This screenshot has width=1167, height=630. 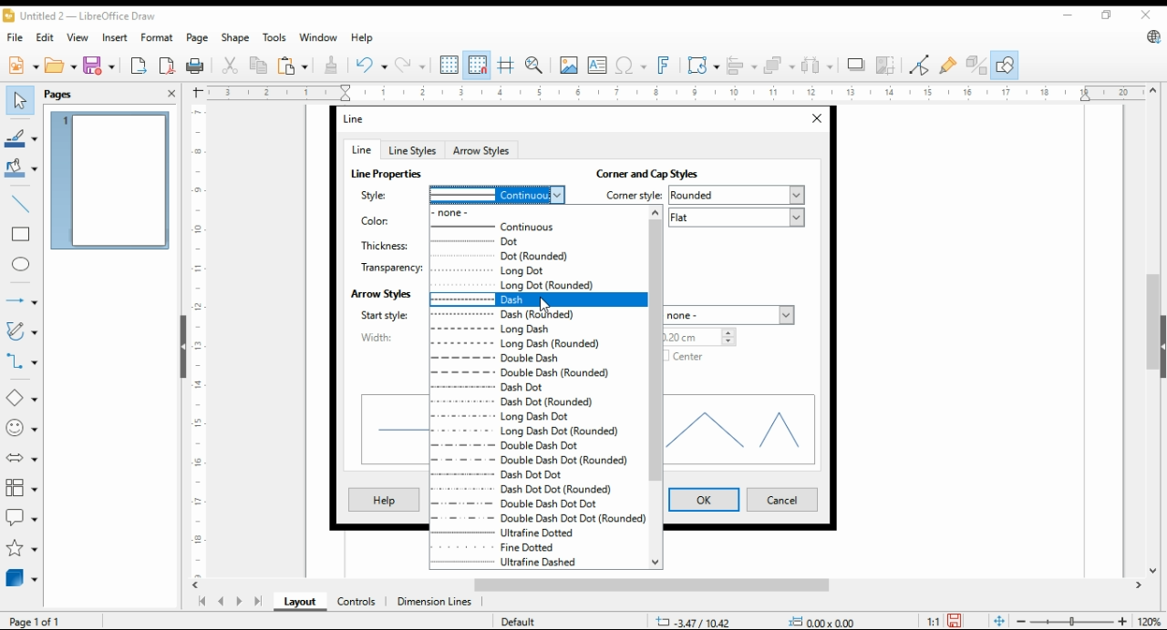 I want to click on flowchart, so click(x=23, y=488).